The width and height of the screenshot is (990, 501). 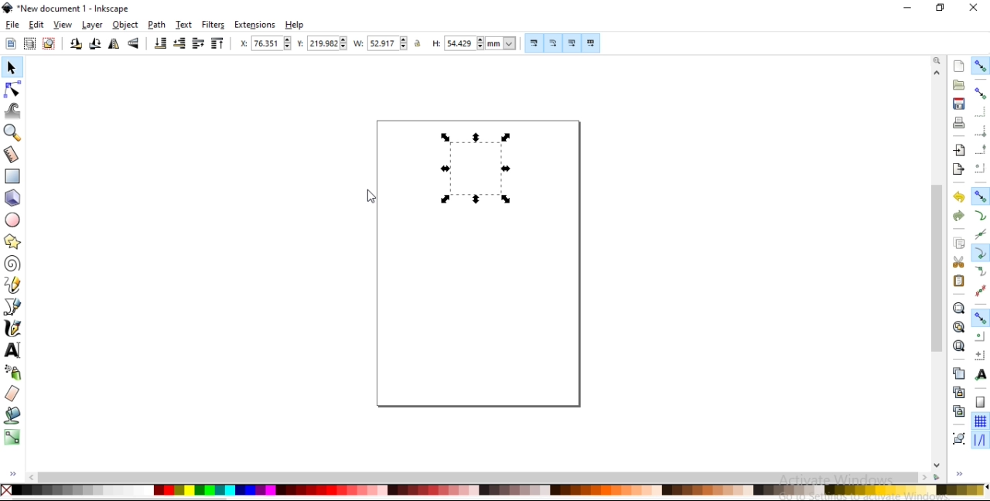 What do you see at coordinates (980, 337) in the screenshot?
I see `snap centers of objects` at bounding box center [980, 337].